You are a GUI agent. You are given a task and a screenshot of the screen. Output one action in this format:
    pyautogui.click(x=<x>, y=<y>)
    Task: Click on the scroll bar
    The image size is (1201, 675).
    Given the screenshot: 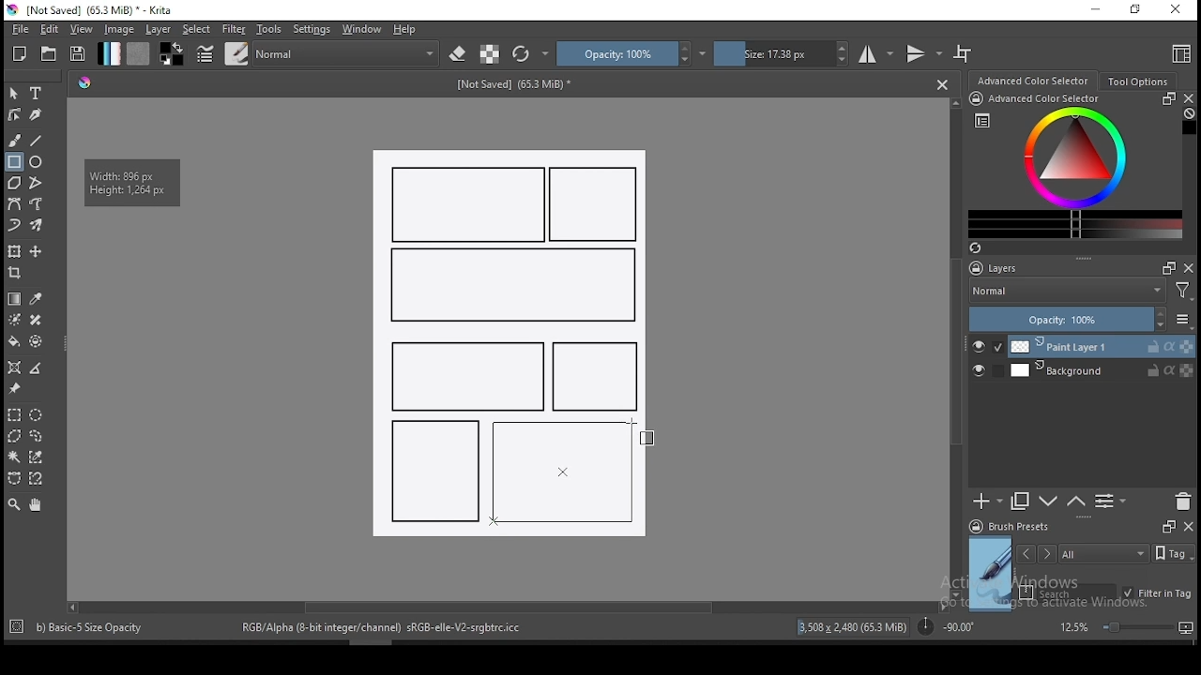 What is the action you would take?
    pyautogui.click(x=506, y=606)
    